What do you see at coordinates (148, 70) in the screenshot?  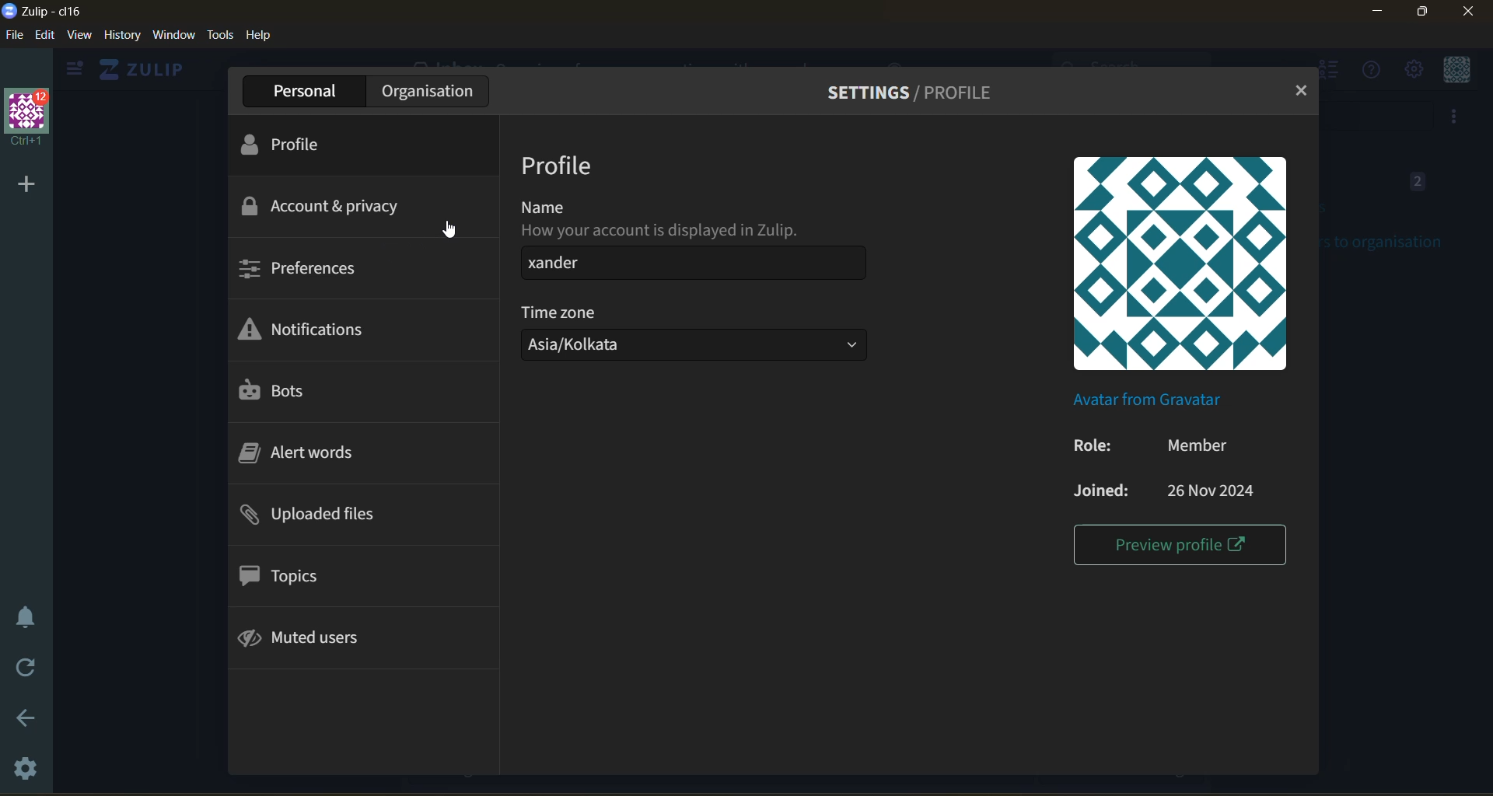 I see `ZULIP` at bounding box center [148, 70].